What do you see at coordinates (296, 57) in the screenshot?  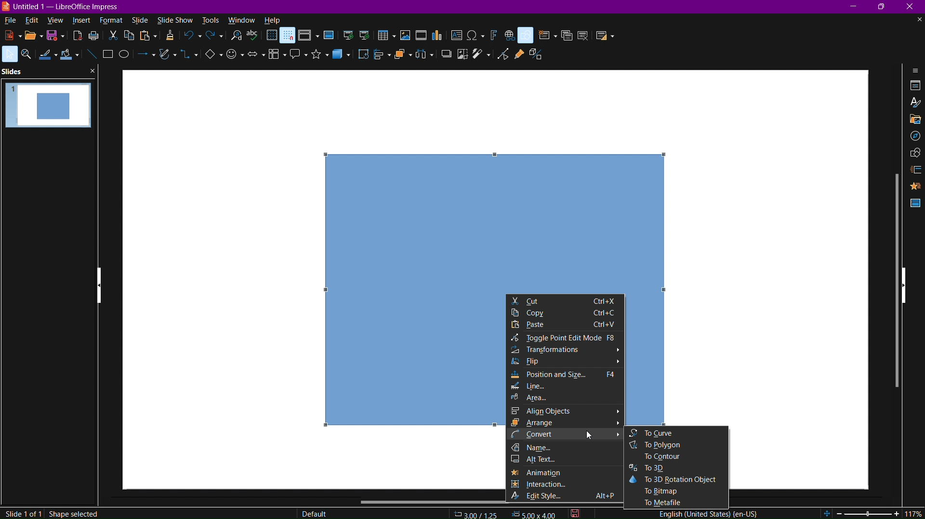 I see `Callout Shapes` at bounding box center [296, 57].